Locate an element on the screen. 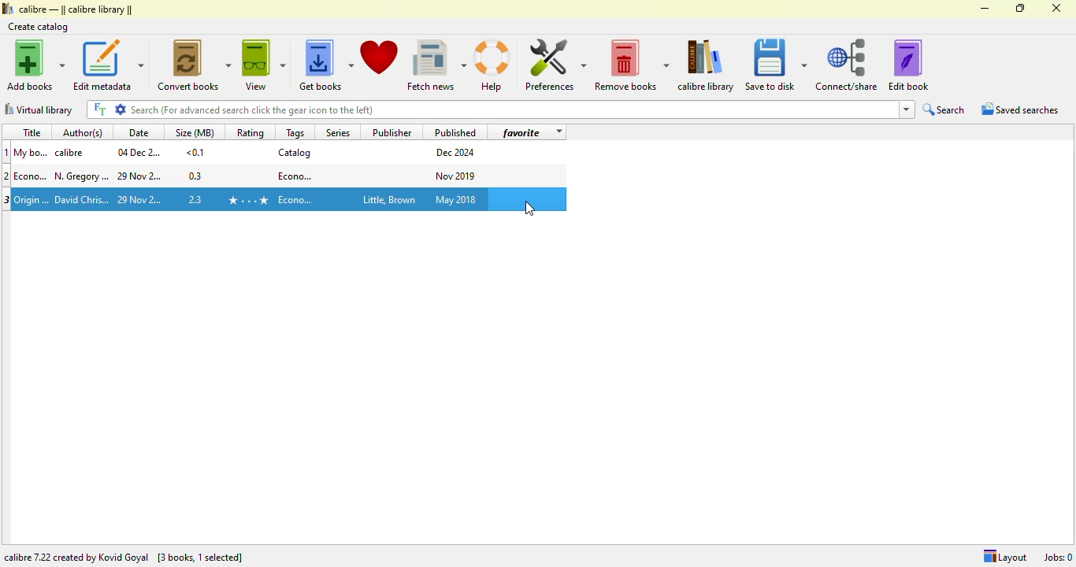  saved searches is located at coordinates (1020, 109).